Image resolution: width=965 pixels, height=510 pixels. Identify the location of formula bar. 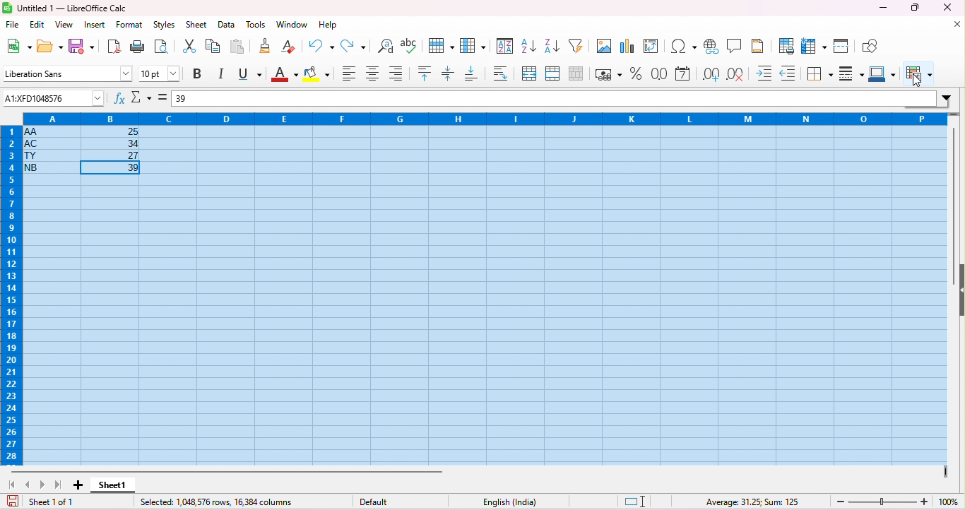
(563, 97).